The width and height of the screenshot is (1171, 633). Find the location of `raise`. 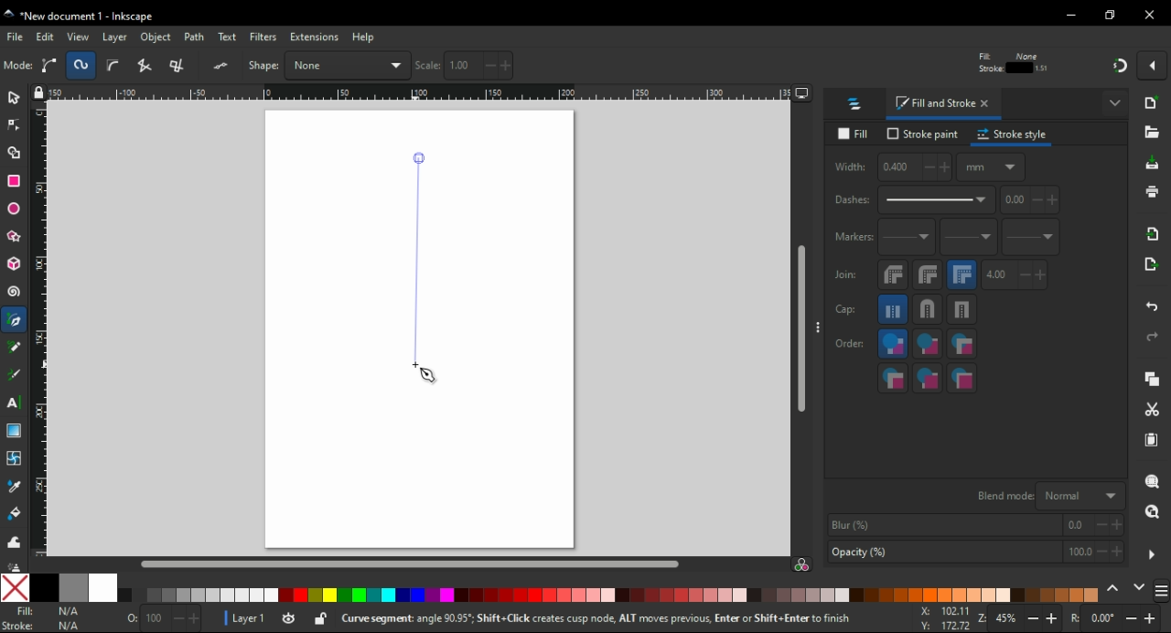

raise is located at coordinates (328, 65).